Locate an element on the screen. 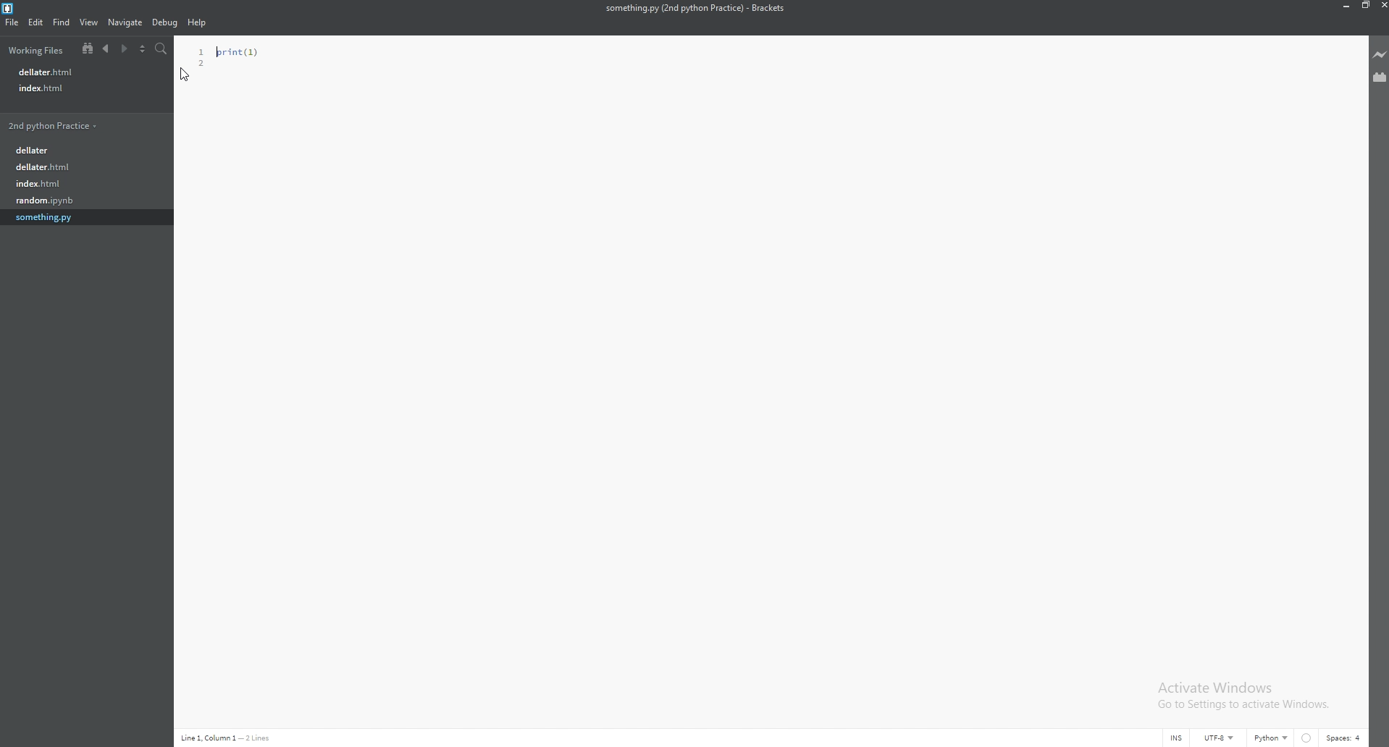 The image size is (1389, 747). file is located at coordinates (66, 170).